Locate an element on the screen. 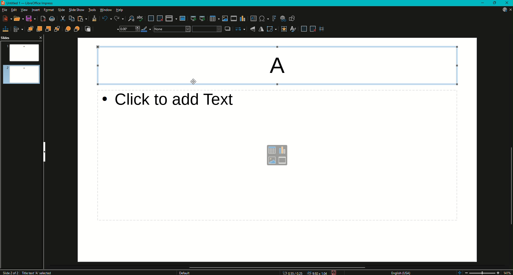 The image size is (513, 275). Help is located at coordinates (121, 10).